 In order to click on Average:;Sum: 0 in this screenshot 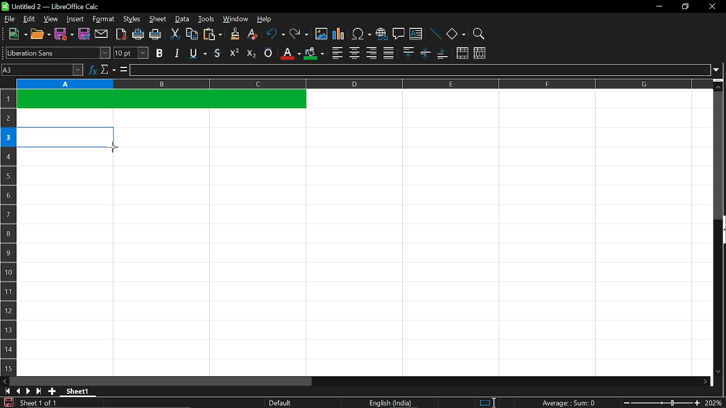, I will do `click(568, 402)`.